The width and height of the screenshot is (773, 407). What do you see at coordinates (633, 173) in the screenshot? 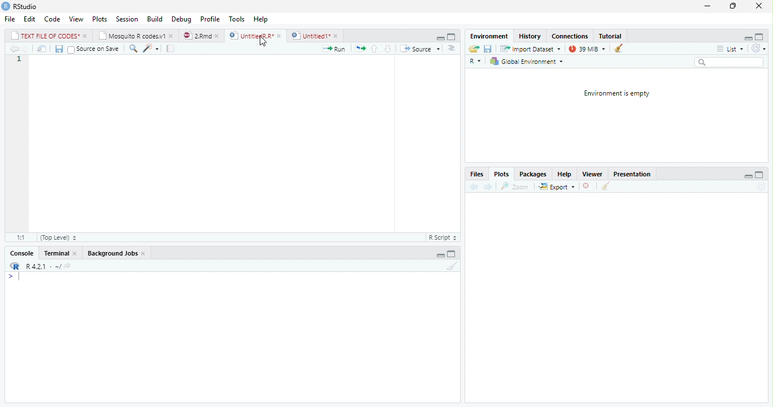
I see `Presentation` at bounding box center [633, 173].